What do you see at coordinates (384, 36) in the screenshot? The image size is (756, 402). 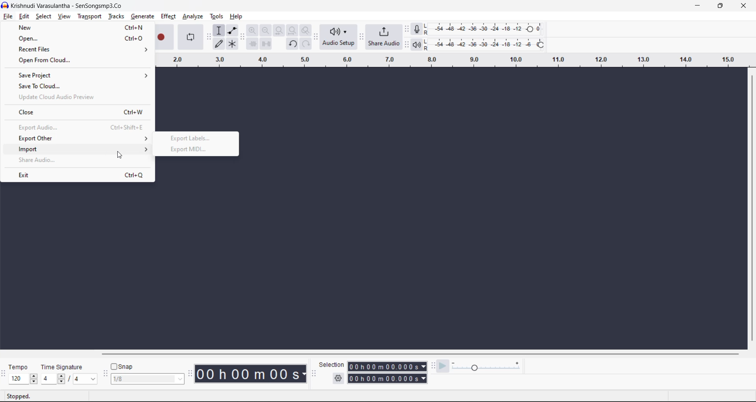 I see `share audio` at bounding box center [384, 36].